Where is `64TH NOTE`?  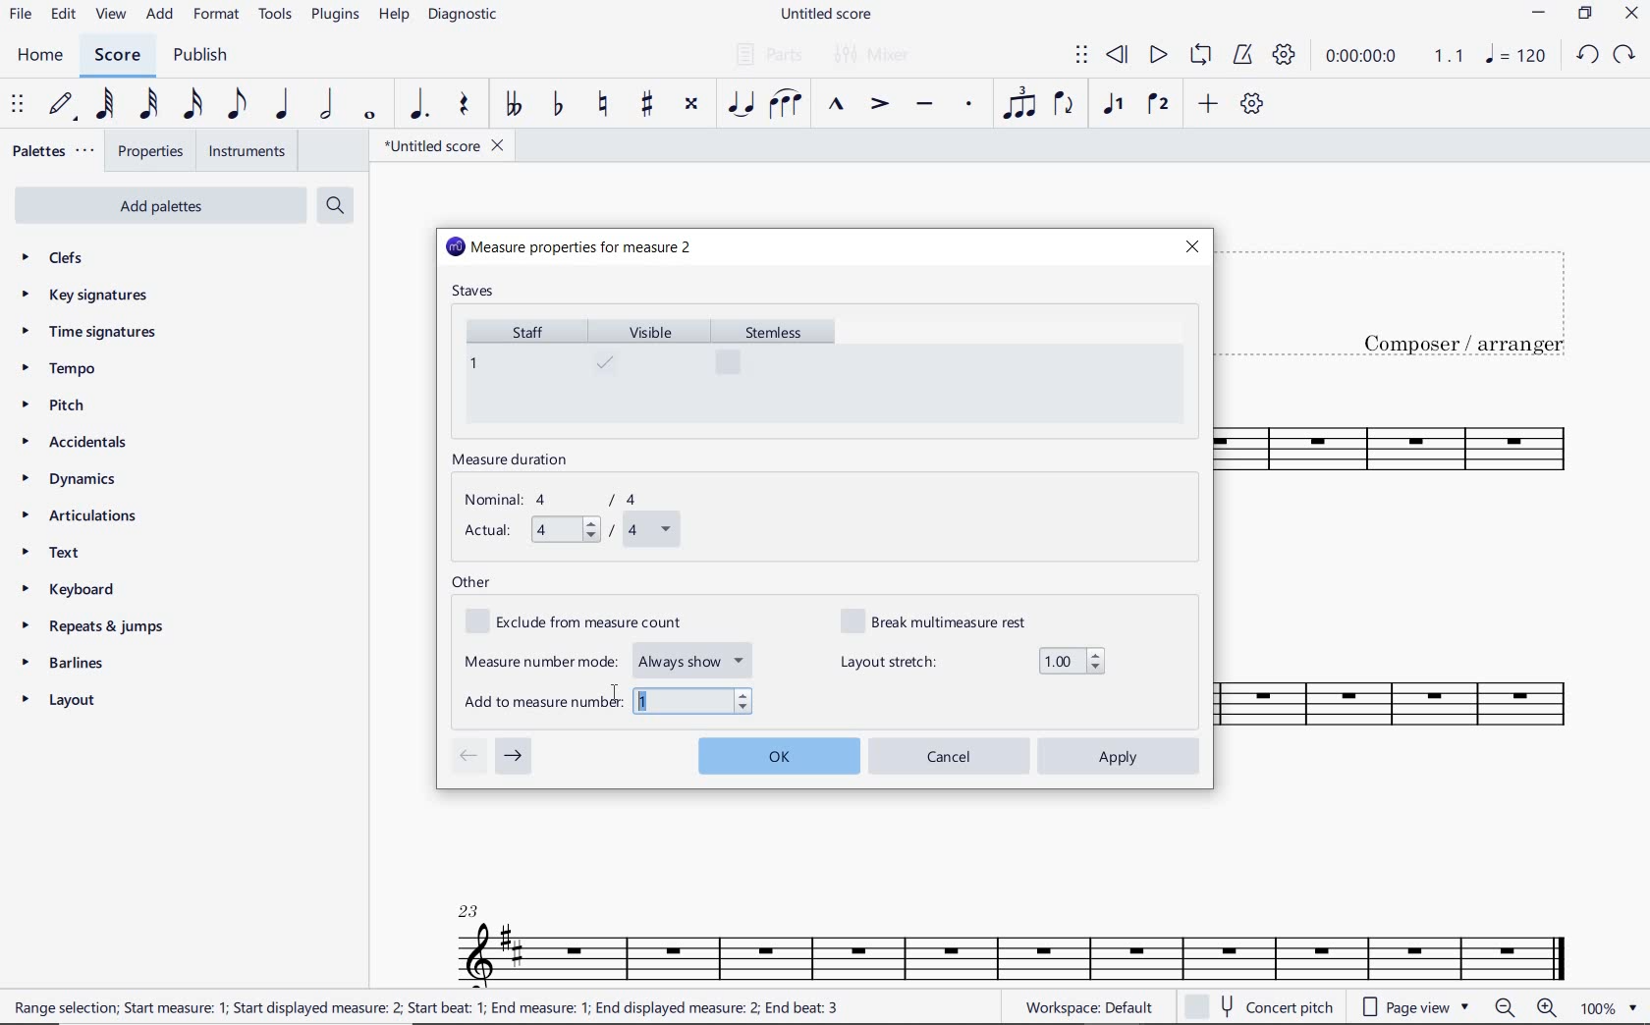 64TH NOTE is located at coordinates (107, 105).